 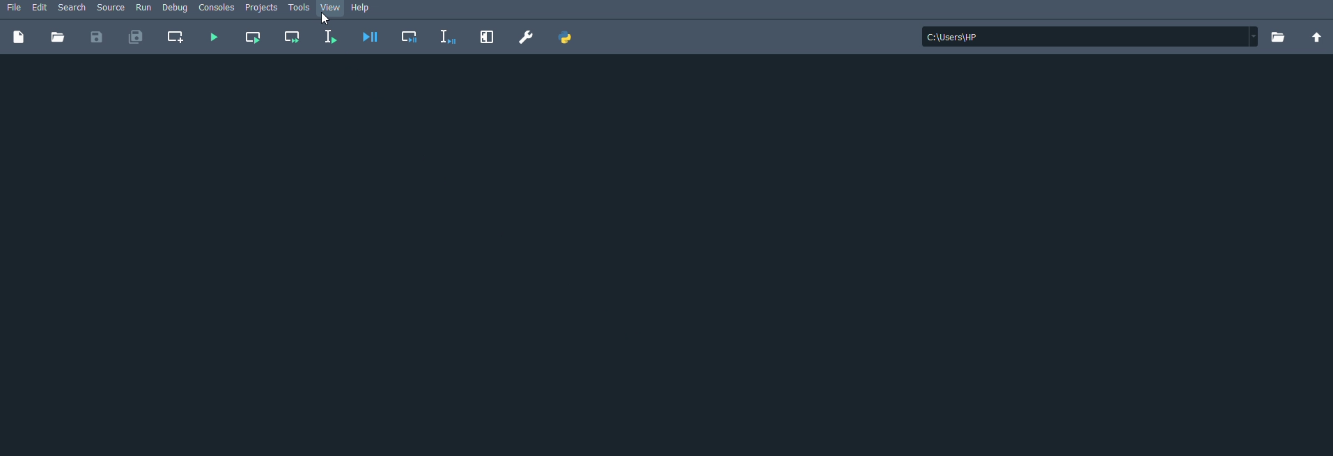 I want to click on Debug selection or current line, so click(x=448, y=37).